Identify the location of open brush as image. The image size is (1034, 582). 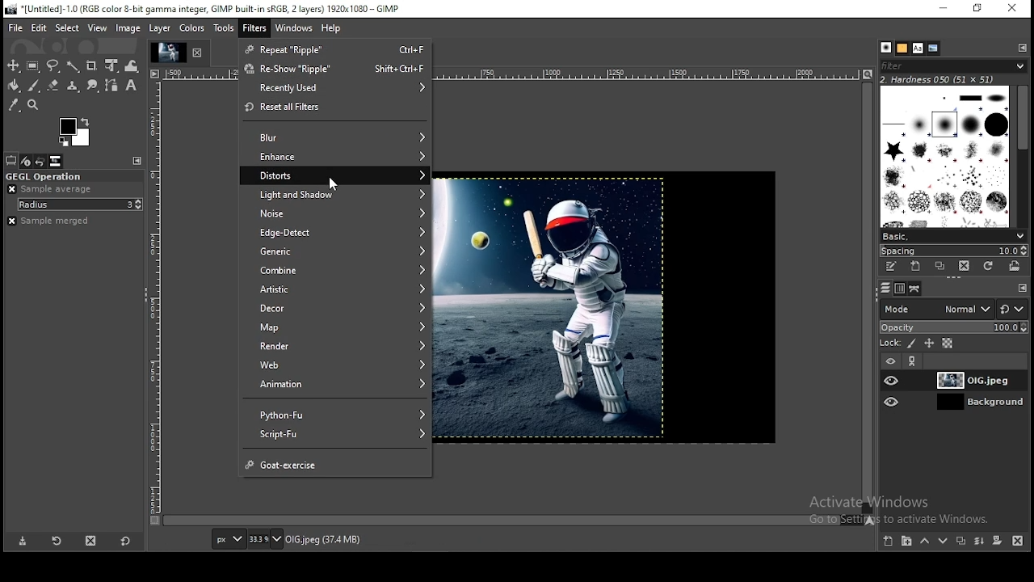
(1015, 267).